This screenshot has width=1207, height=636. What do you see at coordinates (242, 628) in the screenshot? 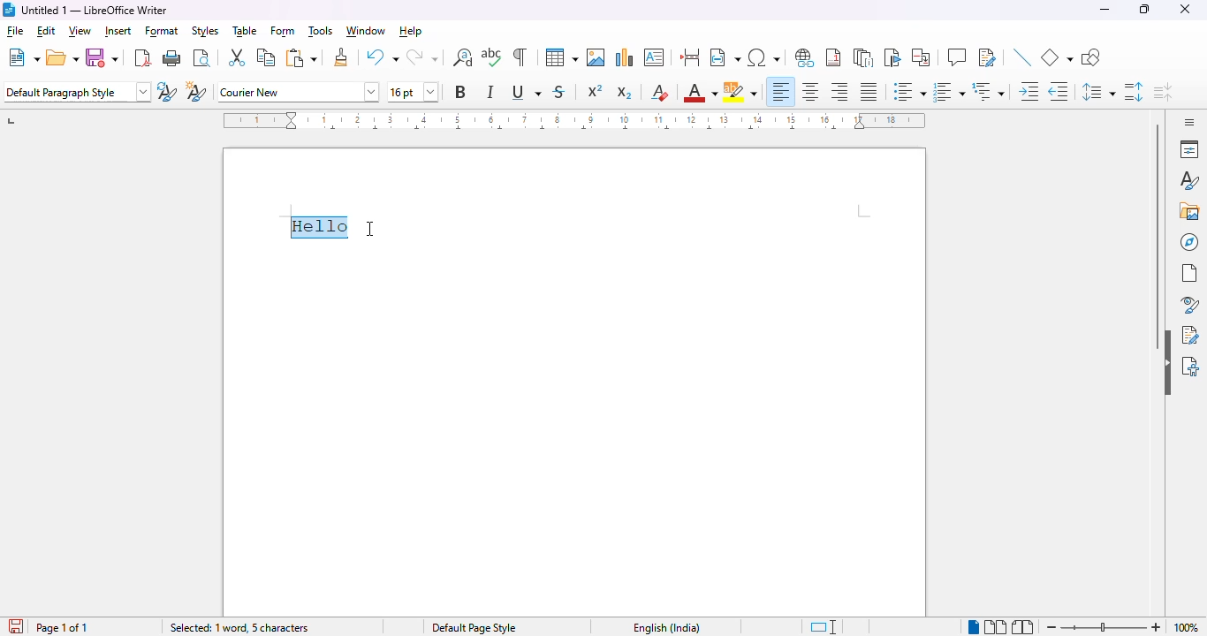
I see `word and character count` at bounding box center [242, 628].